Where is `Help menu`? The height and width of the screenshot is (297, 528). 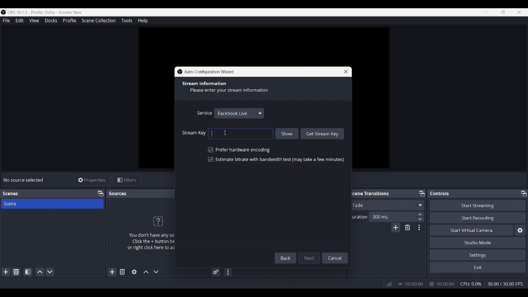
Help menu is located at coordinates (143, 21).